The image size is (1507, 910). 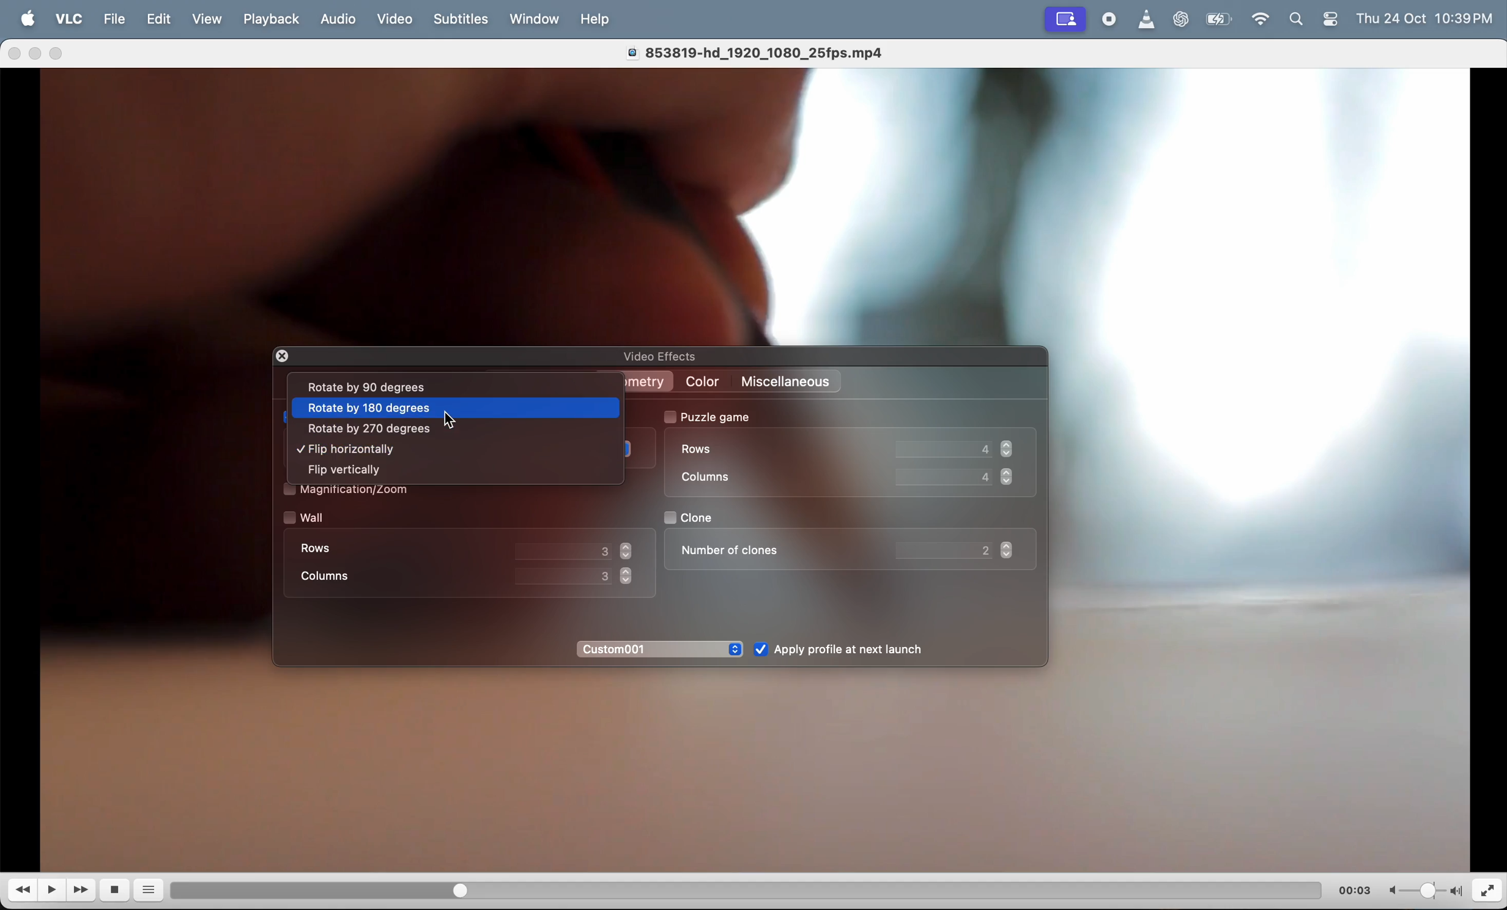 I want to click on flip vertically, so click(x=345, y=473).